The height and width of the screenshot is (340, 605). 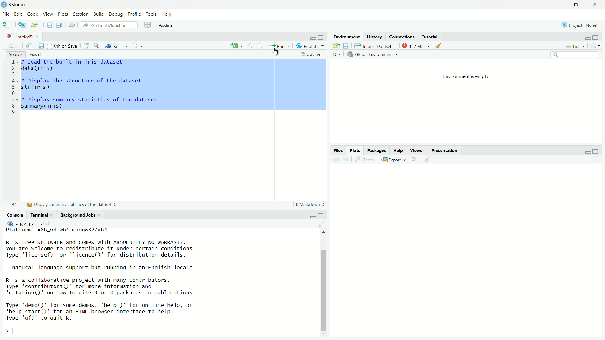 What do you see at coordinates (595, 46) in the screenshot?
I see `Refresh` at bounding box center [595, 46].